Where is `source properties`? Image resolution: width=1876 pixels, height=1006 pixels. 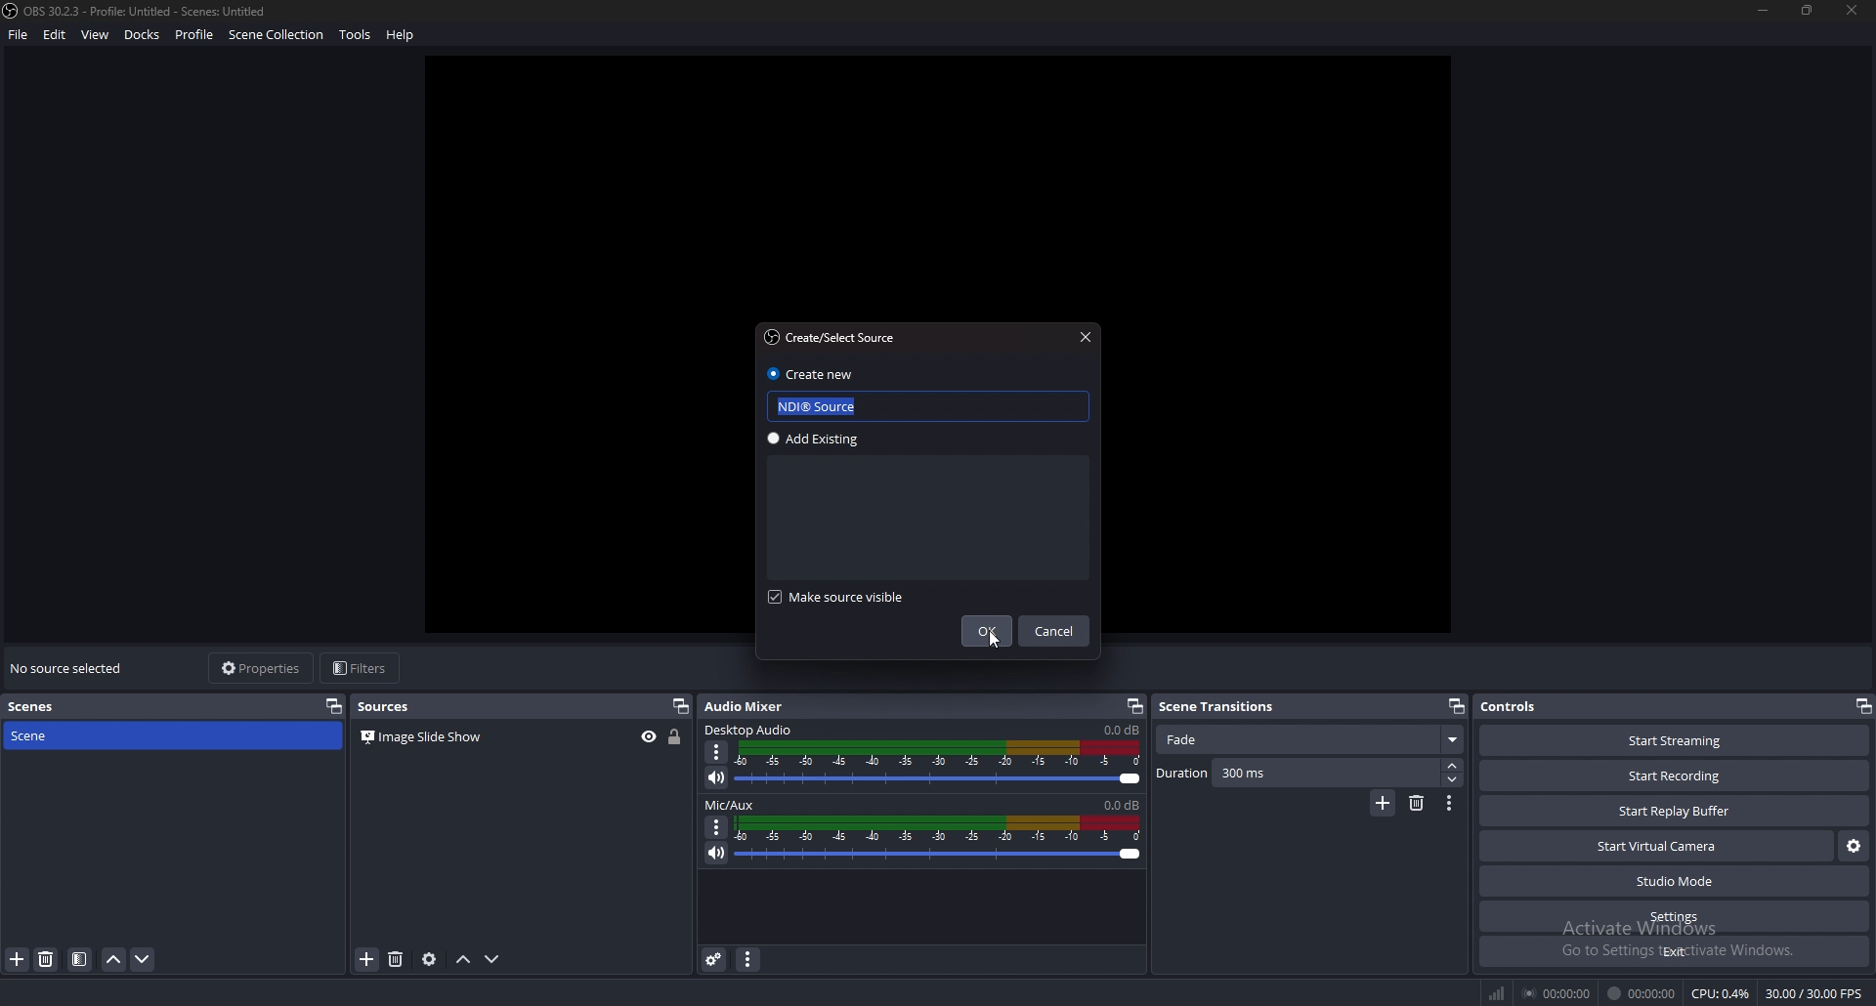 source properties is located at coordinates (430, 959).